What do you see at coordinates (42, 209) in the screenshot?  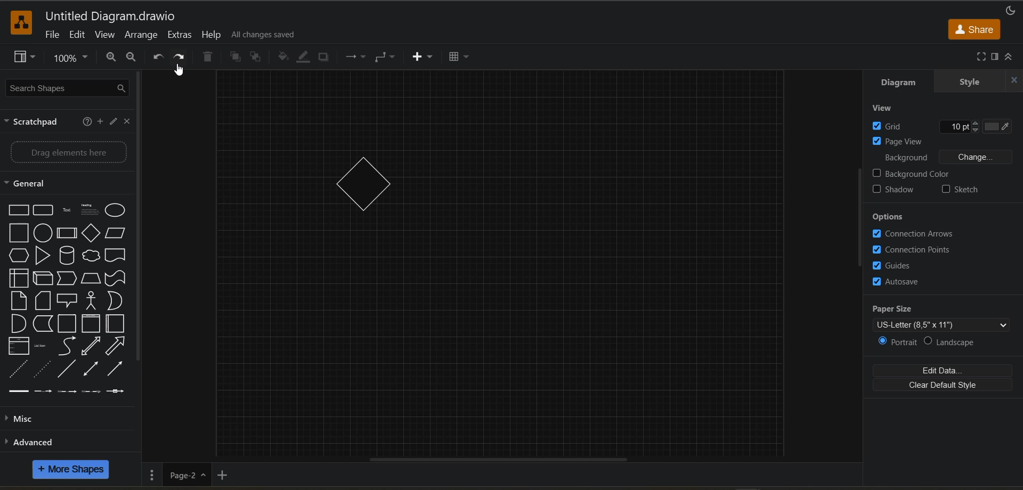 I see `rounded rectangle` at bounding box center [42, 209].